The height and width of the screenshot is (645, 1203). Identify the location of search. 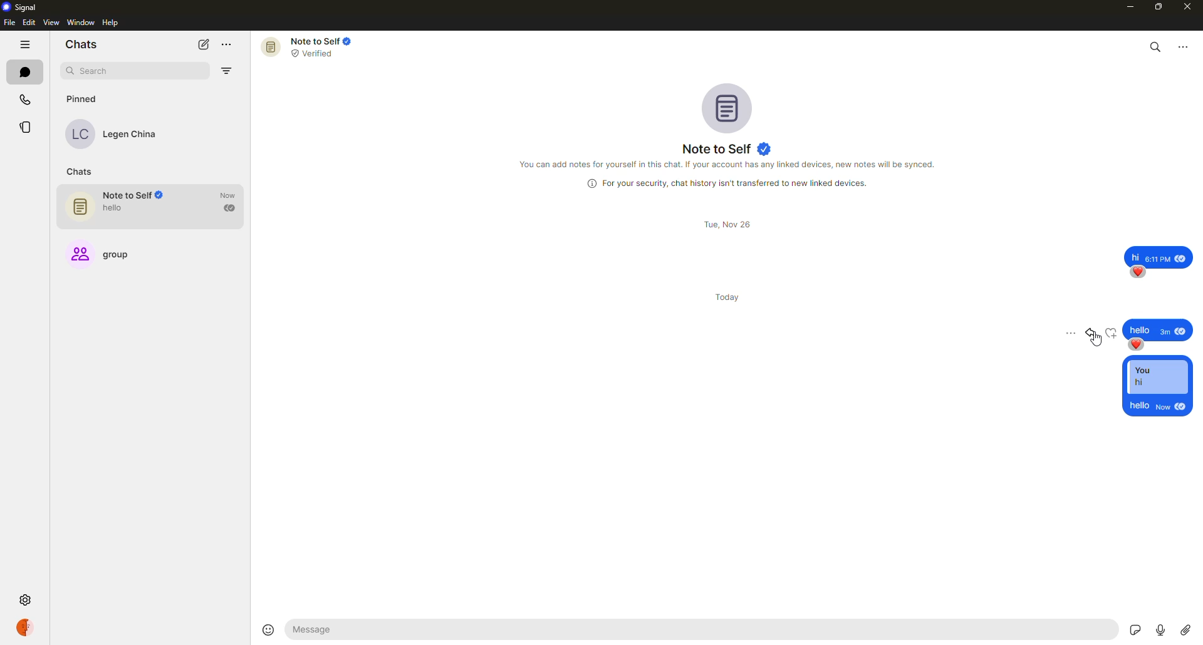
(117, 70).